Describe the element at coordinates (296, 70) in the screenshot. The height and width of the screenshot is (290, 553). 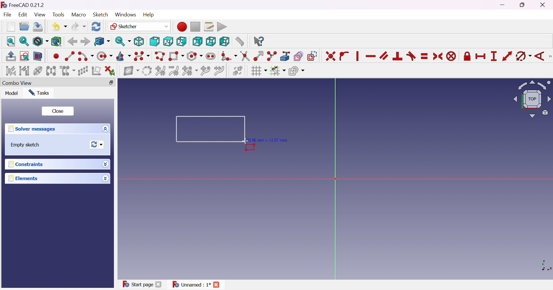
I see `Configure rendering order` at that location.